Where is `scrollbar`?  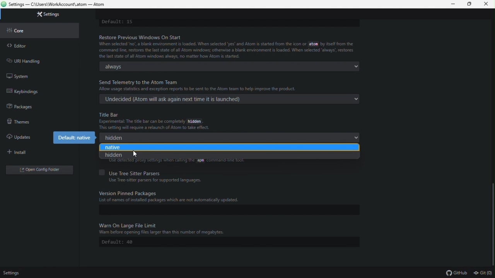
scrollbar is located at coordinates (493, 225).